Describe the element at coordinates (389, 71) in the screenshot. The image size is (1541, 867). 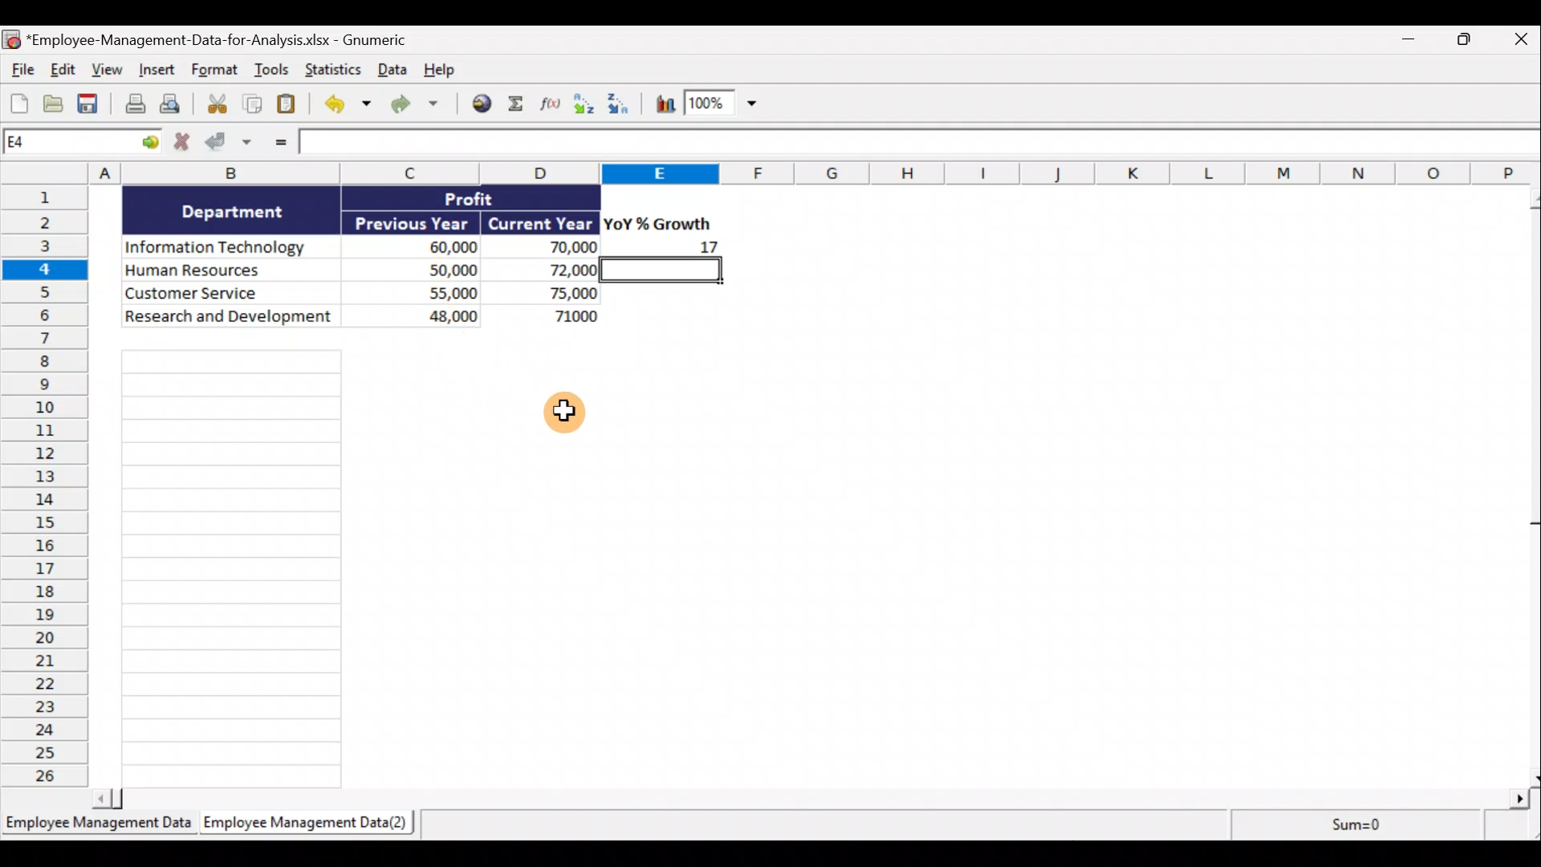
I see `Data` at that location.